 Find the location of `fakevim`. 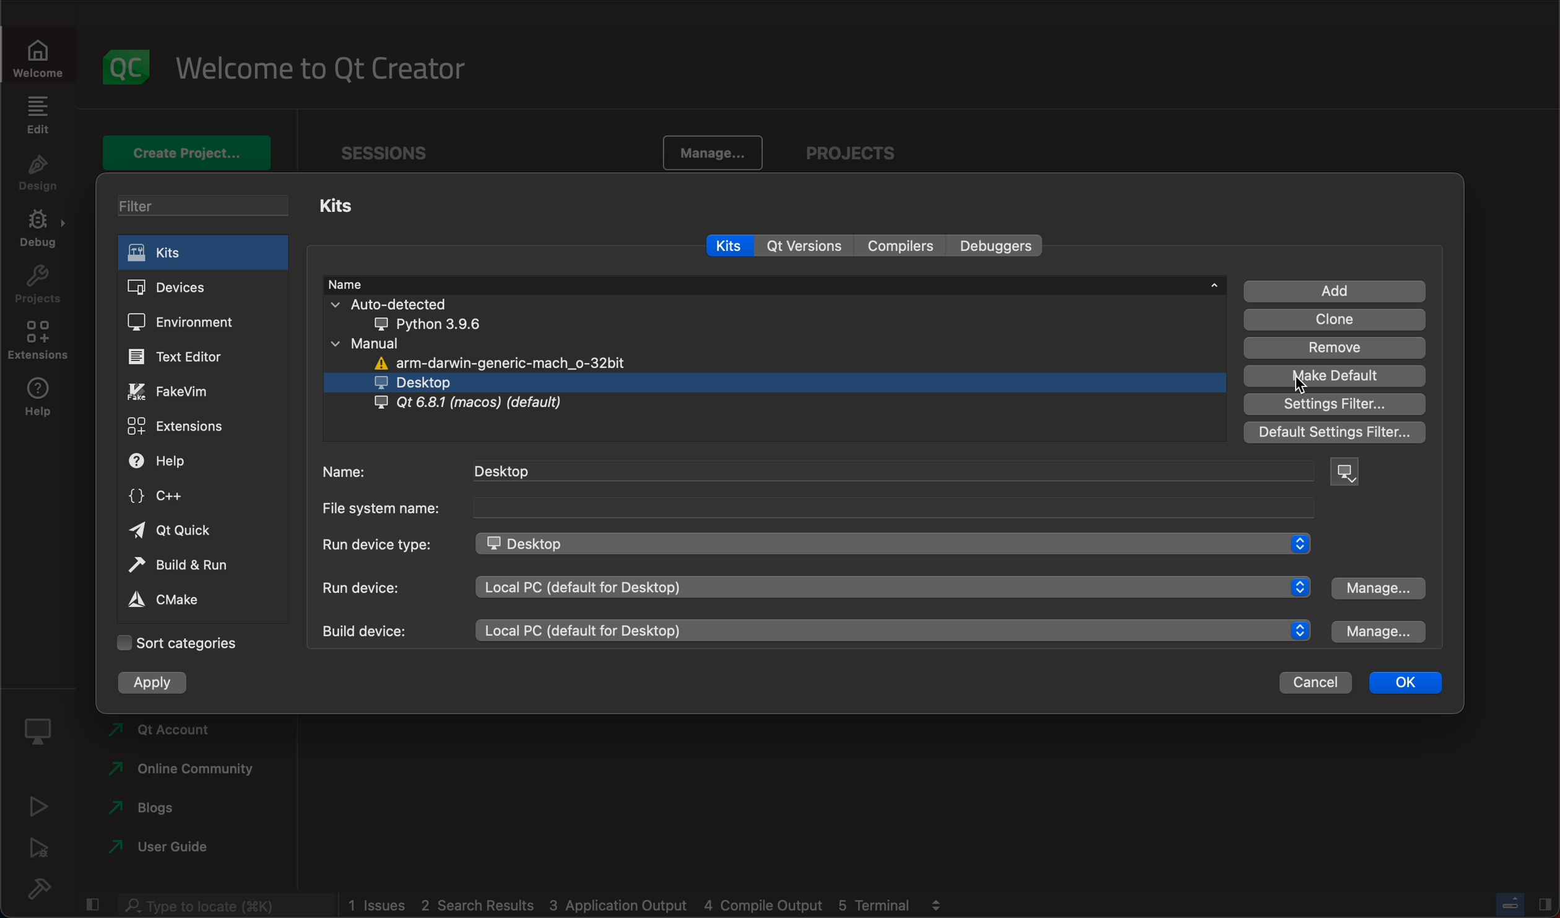

fakevim is located at coordinates (173, 390).